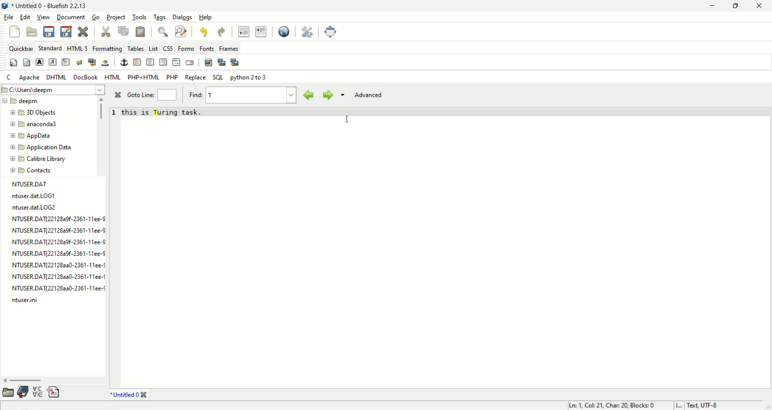 The height and width of the screenshot is (410, 772). What do you see at coordinates (205, 17) in the screenshot?
I see `Help` at bounding box center [205, 17].